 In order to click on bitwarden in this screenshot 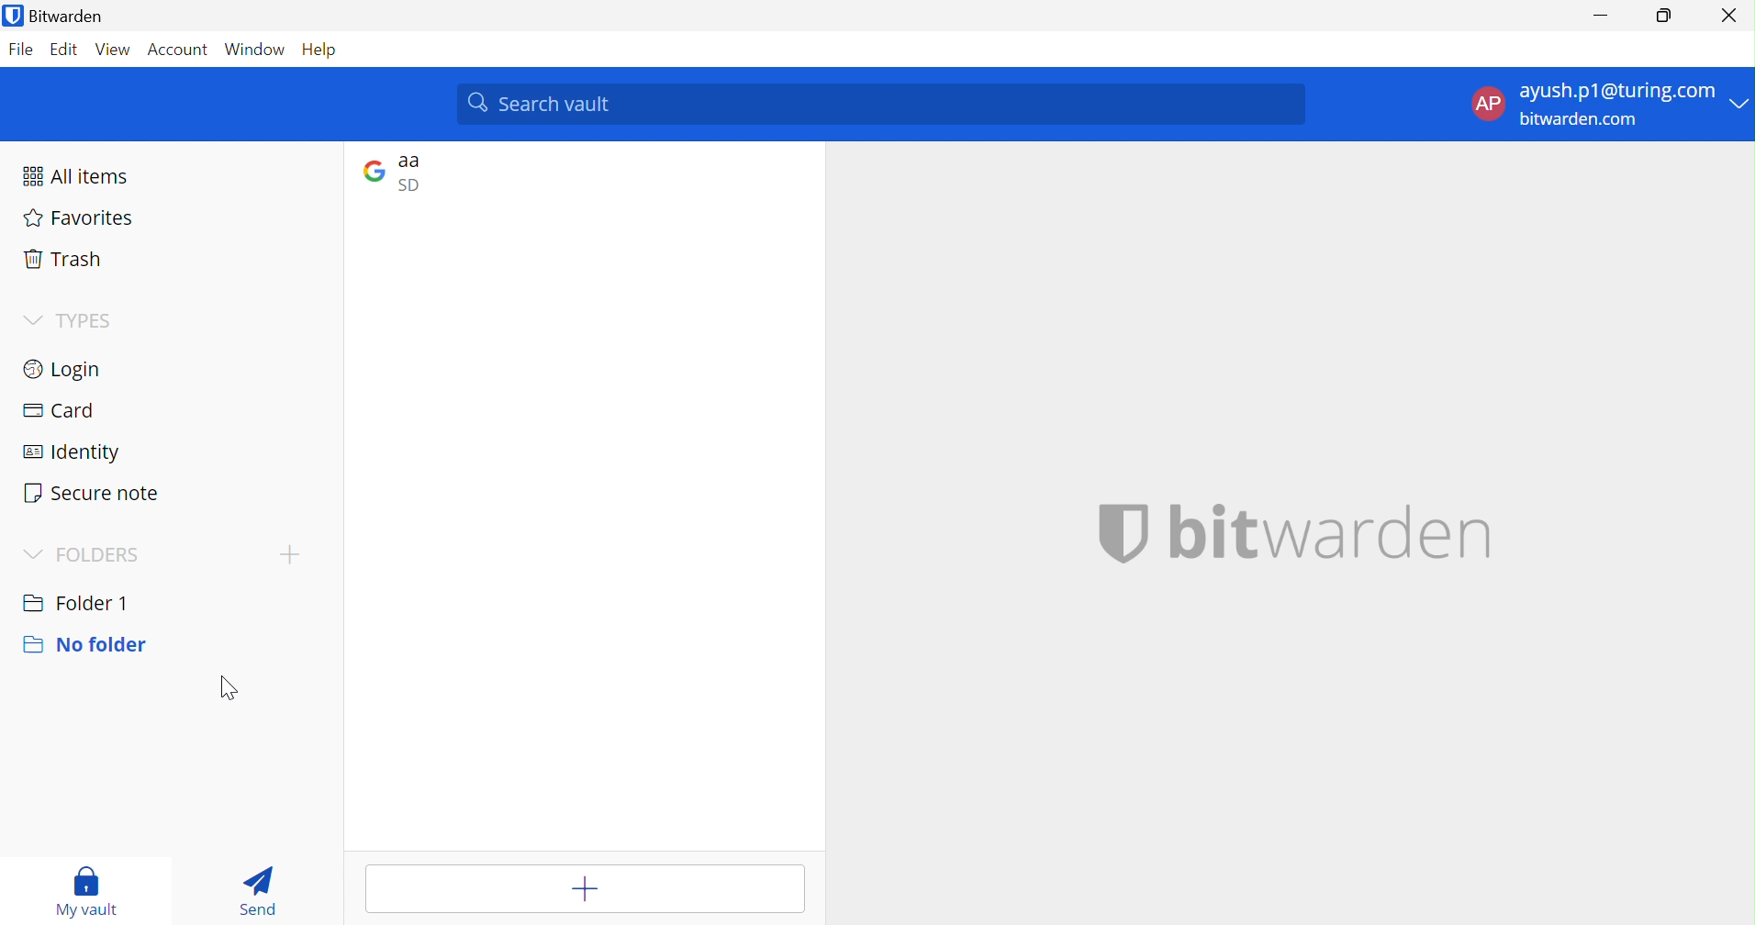, I will do `click(1335, 535)`.